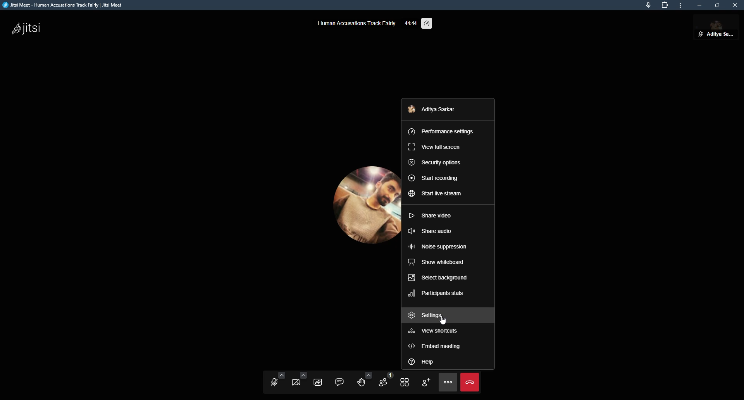  I want to click on invite people, so click(425, 381).